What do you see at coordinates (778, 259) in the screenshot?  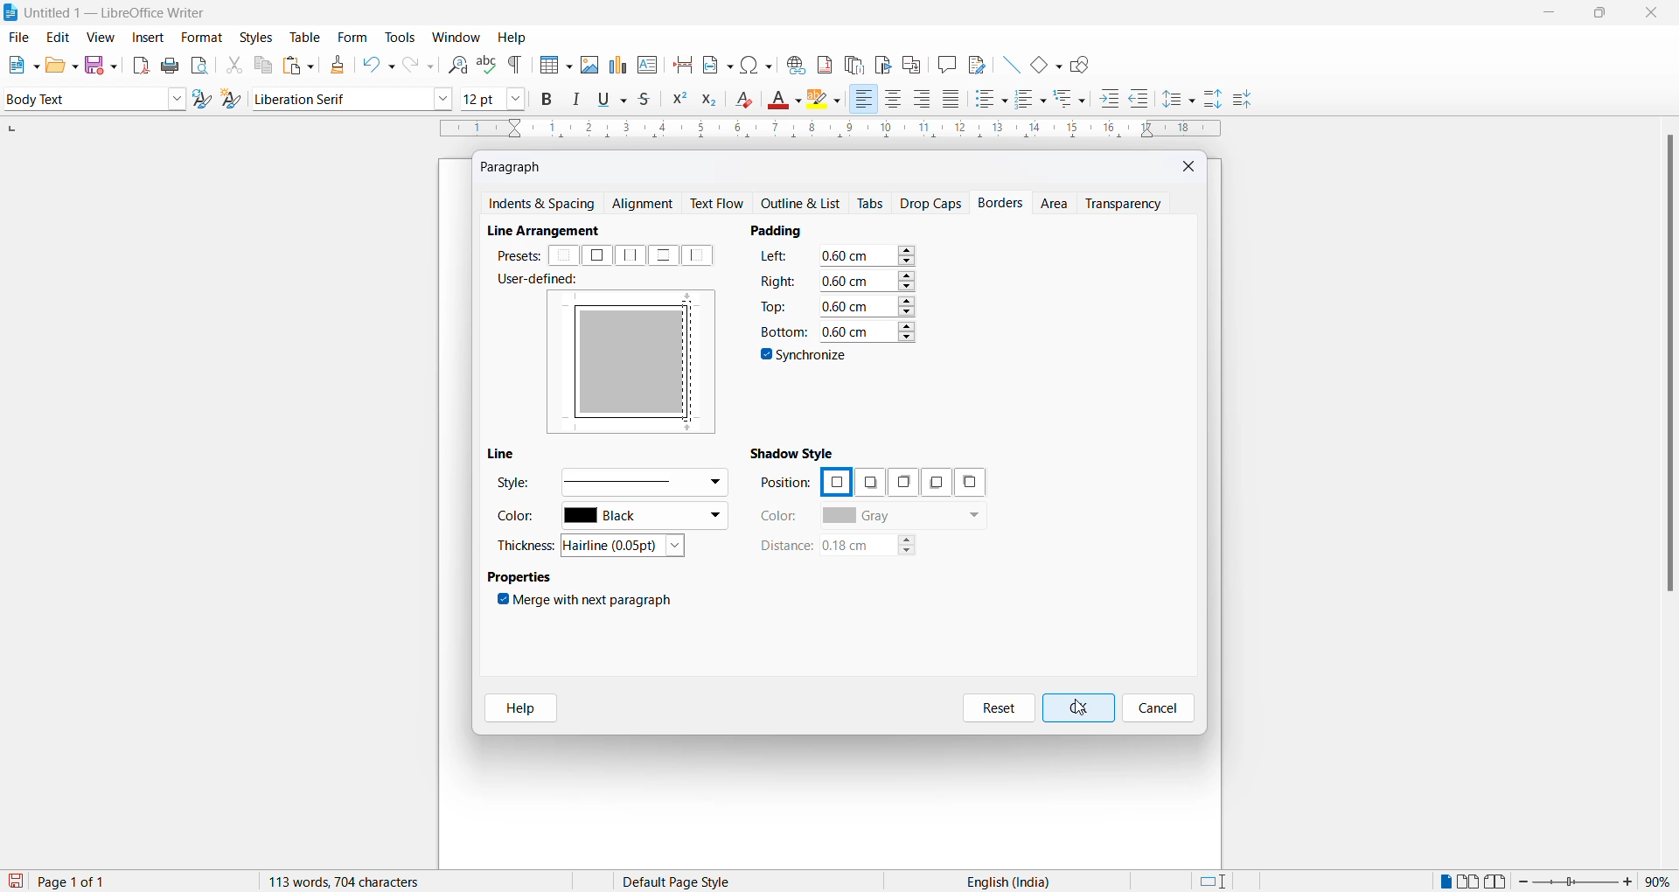 I see `sides` at bounding box center [778, 259].